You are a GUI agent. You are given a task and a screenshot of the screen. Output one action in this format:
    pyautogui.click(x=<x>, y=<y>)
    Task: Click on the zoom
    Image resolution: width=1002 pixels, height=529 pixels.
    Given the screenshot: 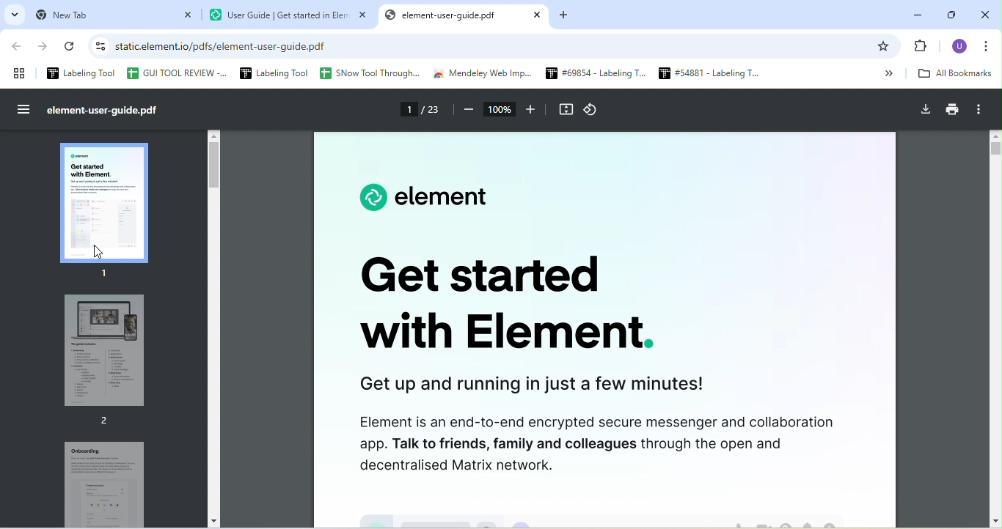 What is the action you would take?
    pyautogui.click(x=501, y=111)
    